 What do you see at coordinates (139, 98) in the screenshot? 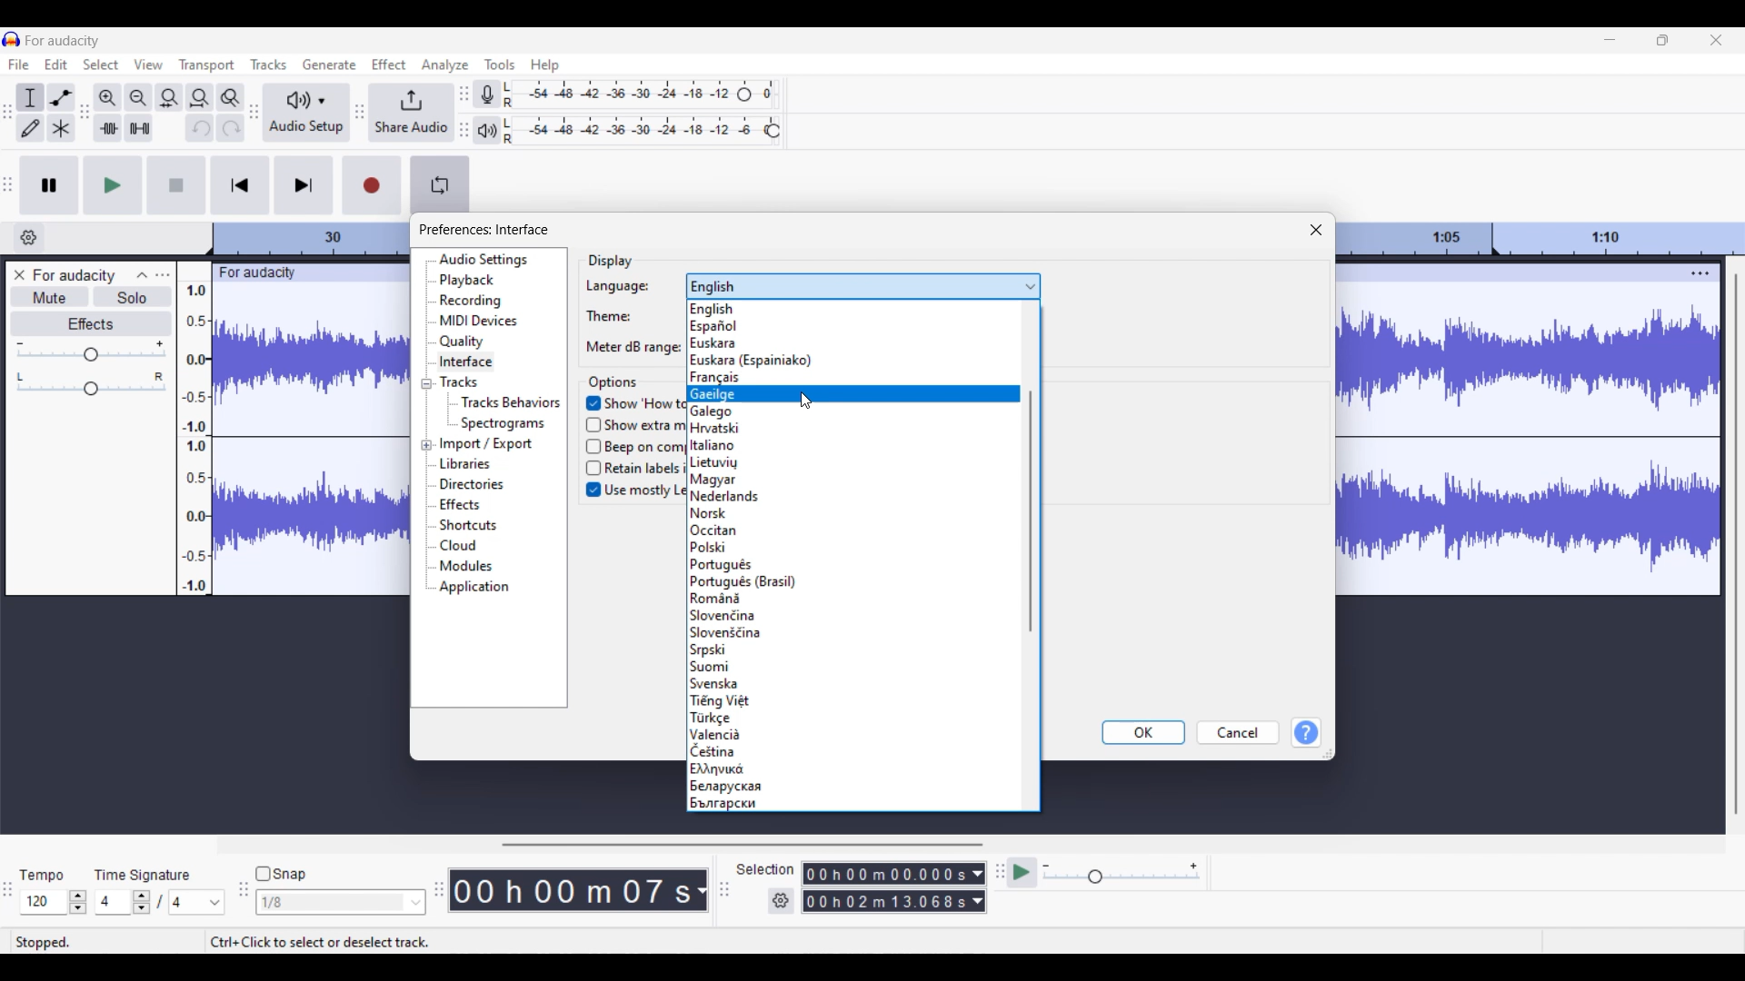
I see `Zoom out` at bounding box center [139, 98].